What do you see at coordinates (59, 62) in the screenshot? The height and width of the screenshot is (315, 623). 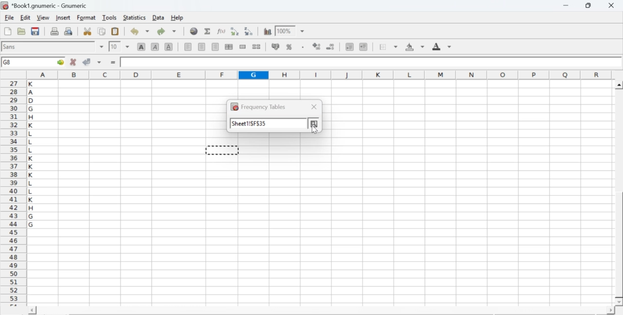 I see `go to` at bounding box center [59, 62].